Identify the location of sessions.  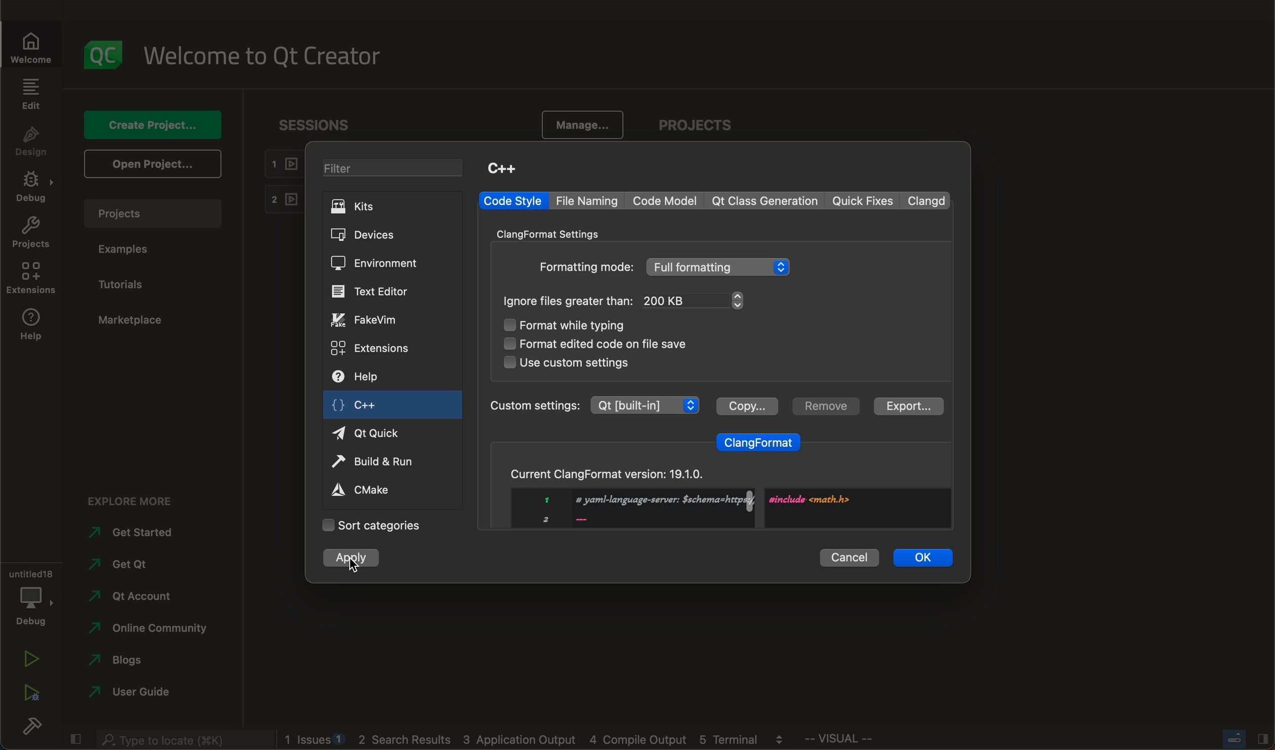
(323, 124).